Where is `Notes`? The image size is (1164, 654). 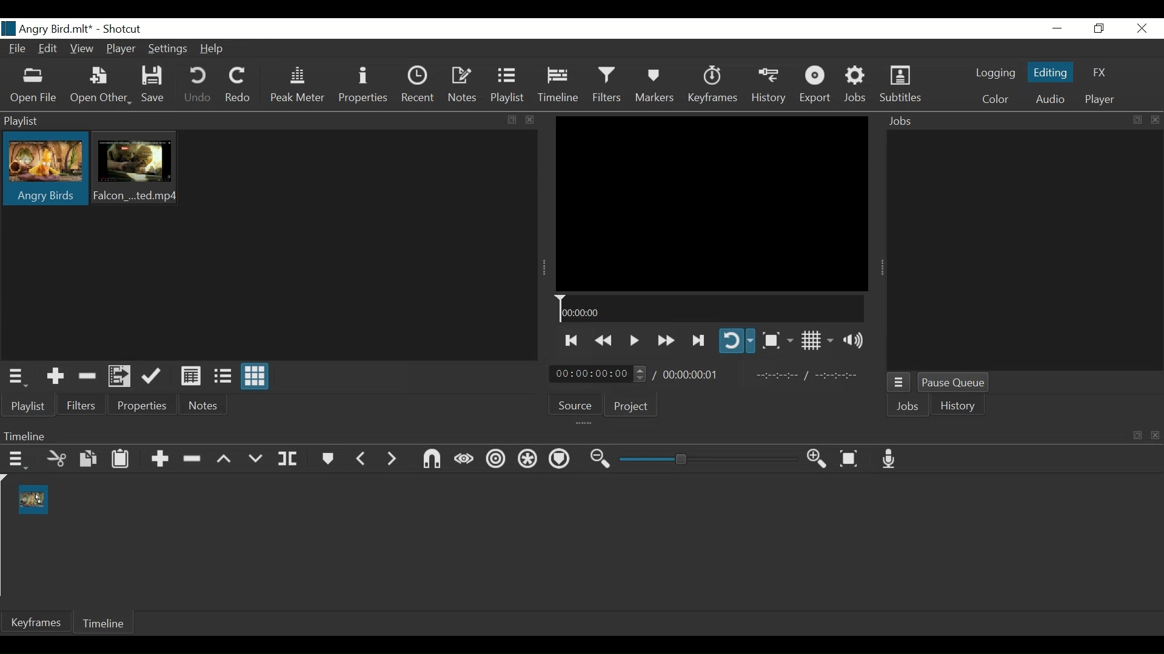 Notes is located at coordinates (205, 407).